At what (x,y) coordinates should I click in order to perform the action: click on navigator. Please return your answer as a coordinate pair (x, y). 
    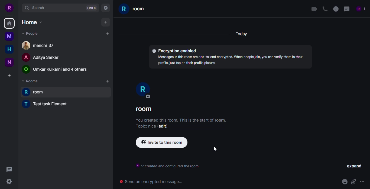
    Looking at the image, I should click on (106, 8).